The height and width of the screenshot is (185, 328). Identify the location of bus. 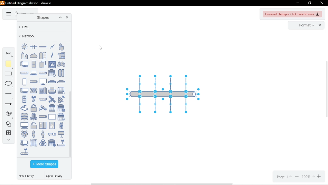
(43, 47).